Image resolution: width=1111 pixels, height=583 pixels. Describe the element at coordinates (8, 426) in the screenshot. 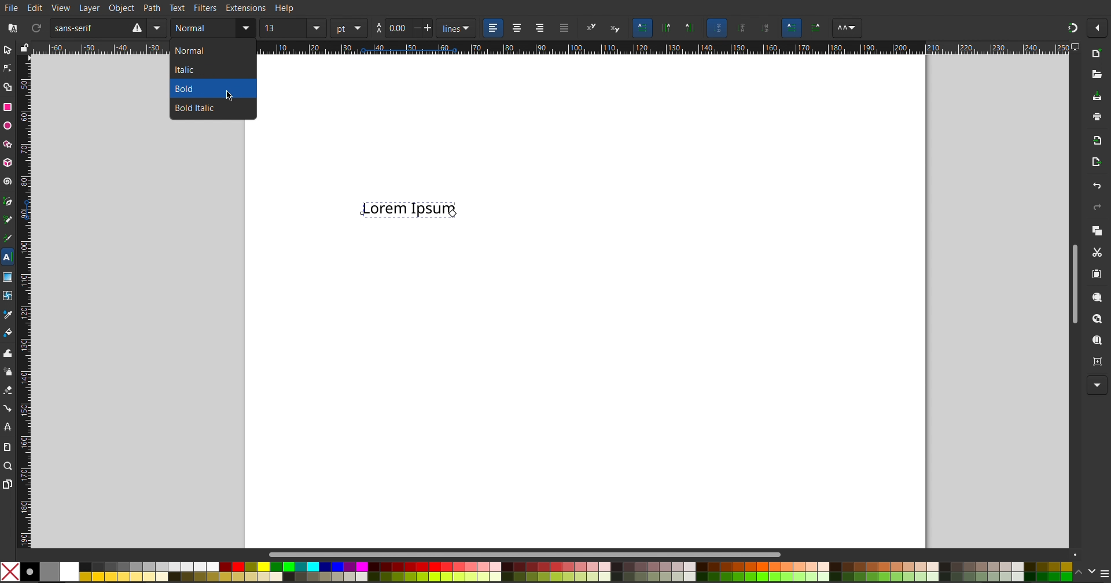

I see `LPE Tool` at that location.